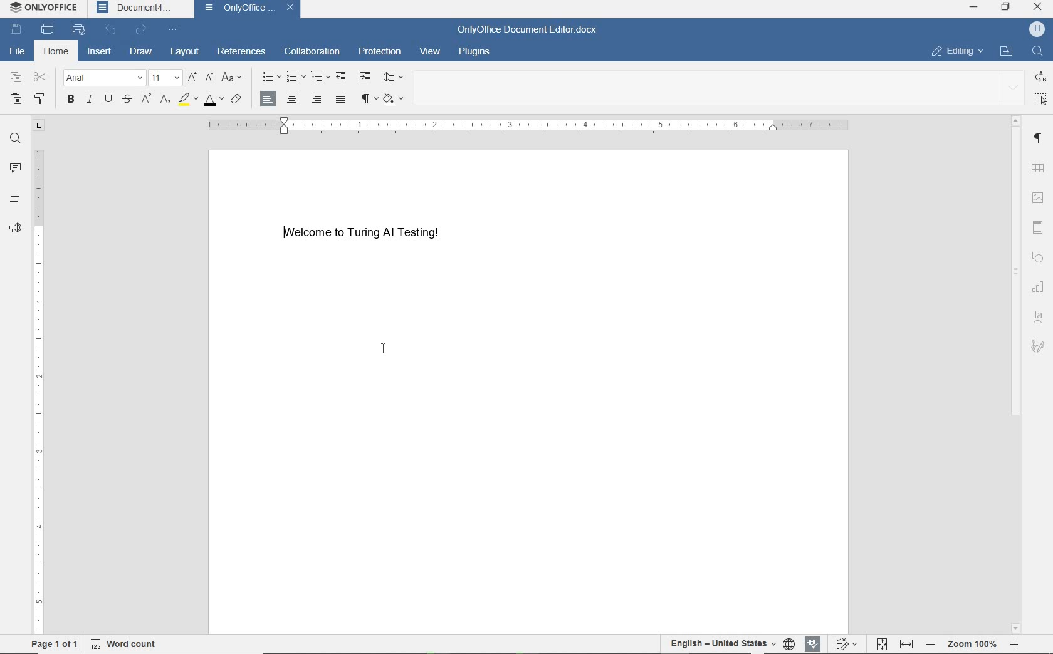  What do you see at coordinates (142, 31) in the screenshot?
I see `redo` at bounding box center [142, 31].